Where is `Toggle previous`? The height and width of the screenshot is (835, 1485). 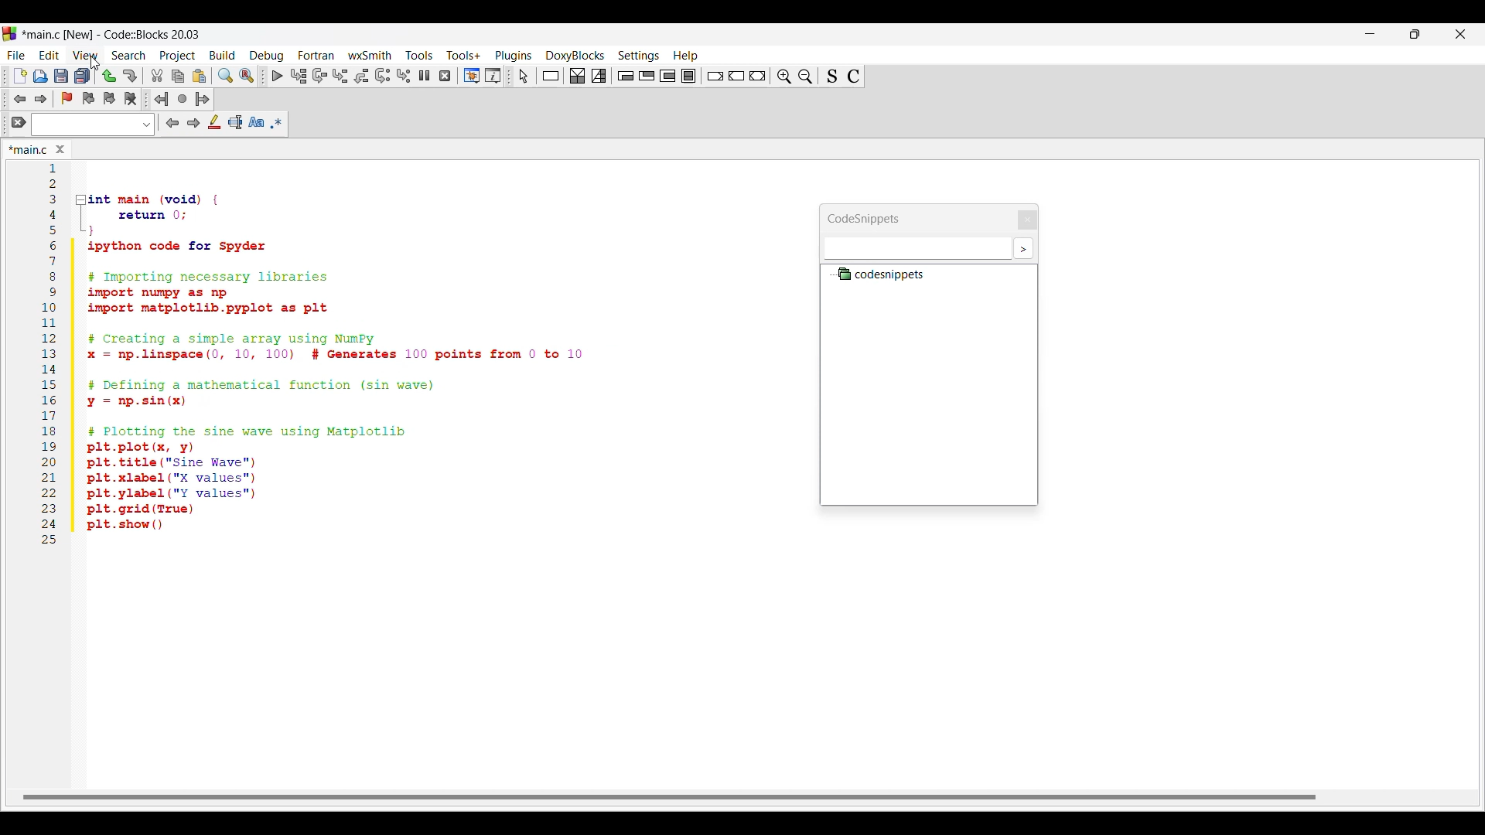
Toggle previous is located at coordinates (88, 98).